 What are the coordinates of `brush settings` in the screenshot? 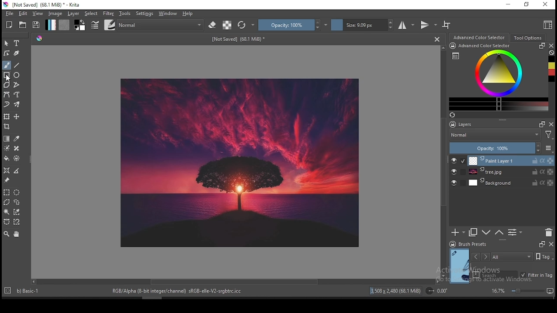 It's located at (94, 24).